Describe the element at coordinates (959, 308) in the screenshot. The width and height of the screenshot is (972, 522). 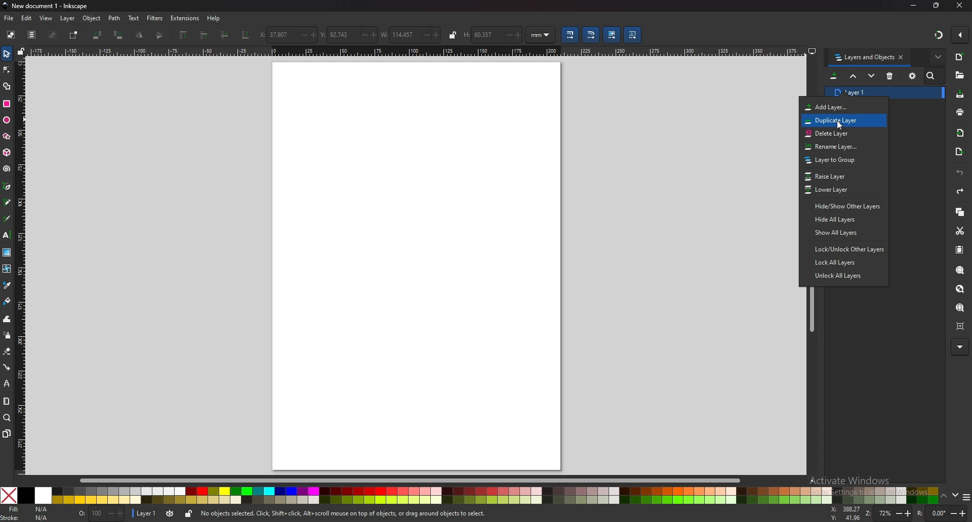
I see `zoom page` at that location.